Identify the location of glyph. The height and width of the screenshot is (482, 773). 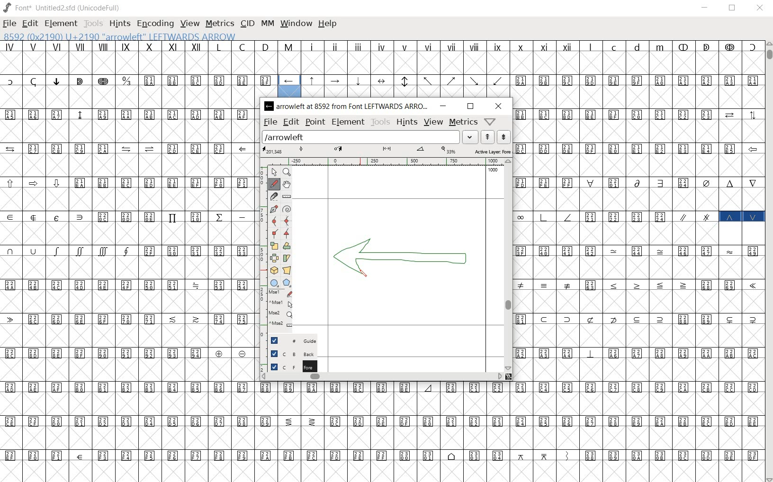
(383, 433).